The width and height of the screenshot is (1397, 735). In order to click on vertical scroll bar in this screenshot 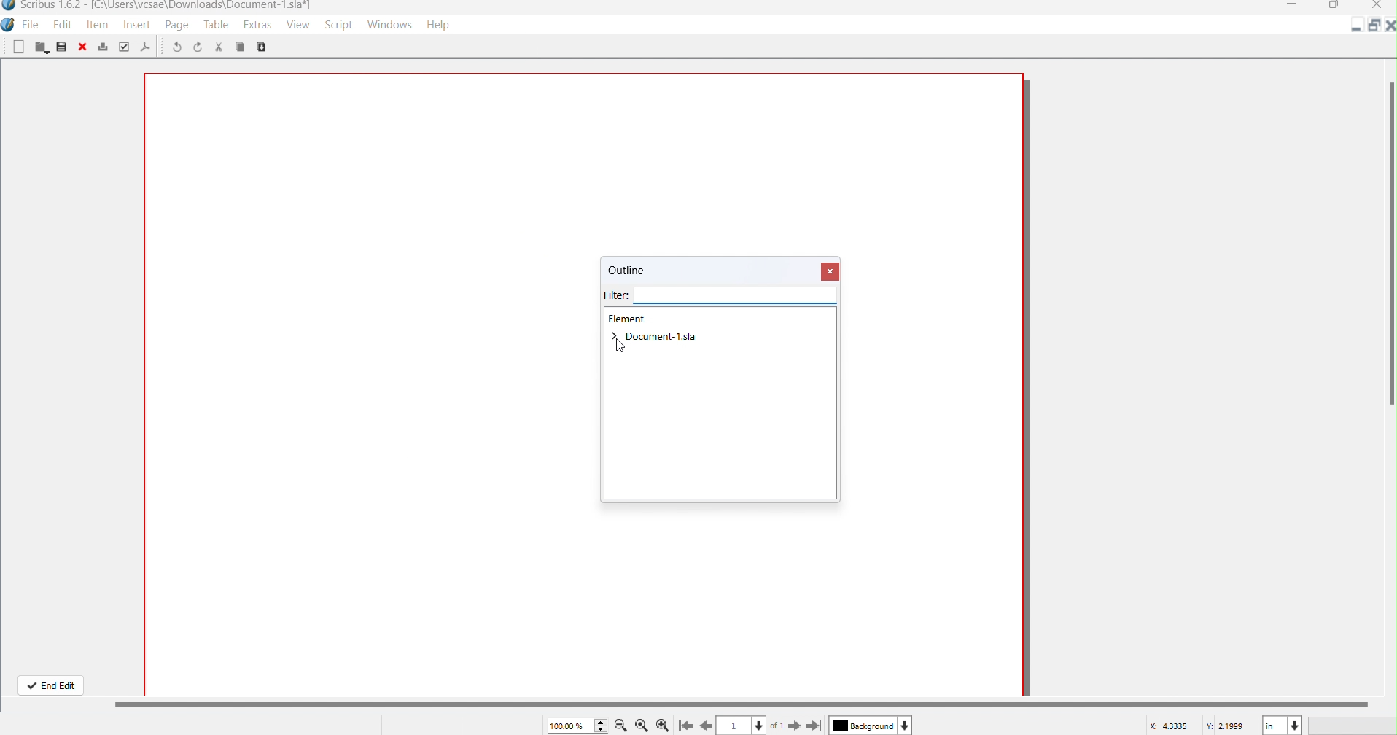, I will do `click(1388, 236)`.